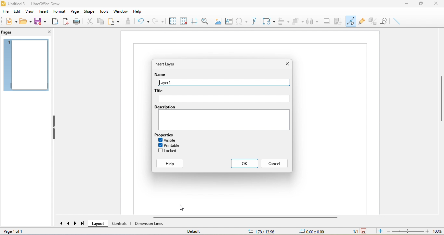  What do you see at coordinates (244, 163) in the screenshot?
I see `Ok` at bounding box center [244, 163].